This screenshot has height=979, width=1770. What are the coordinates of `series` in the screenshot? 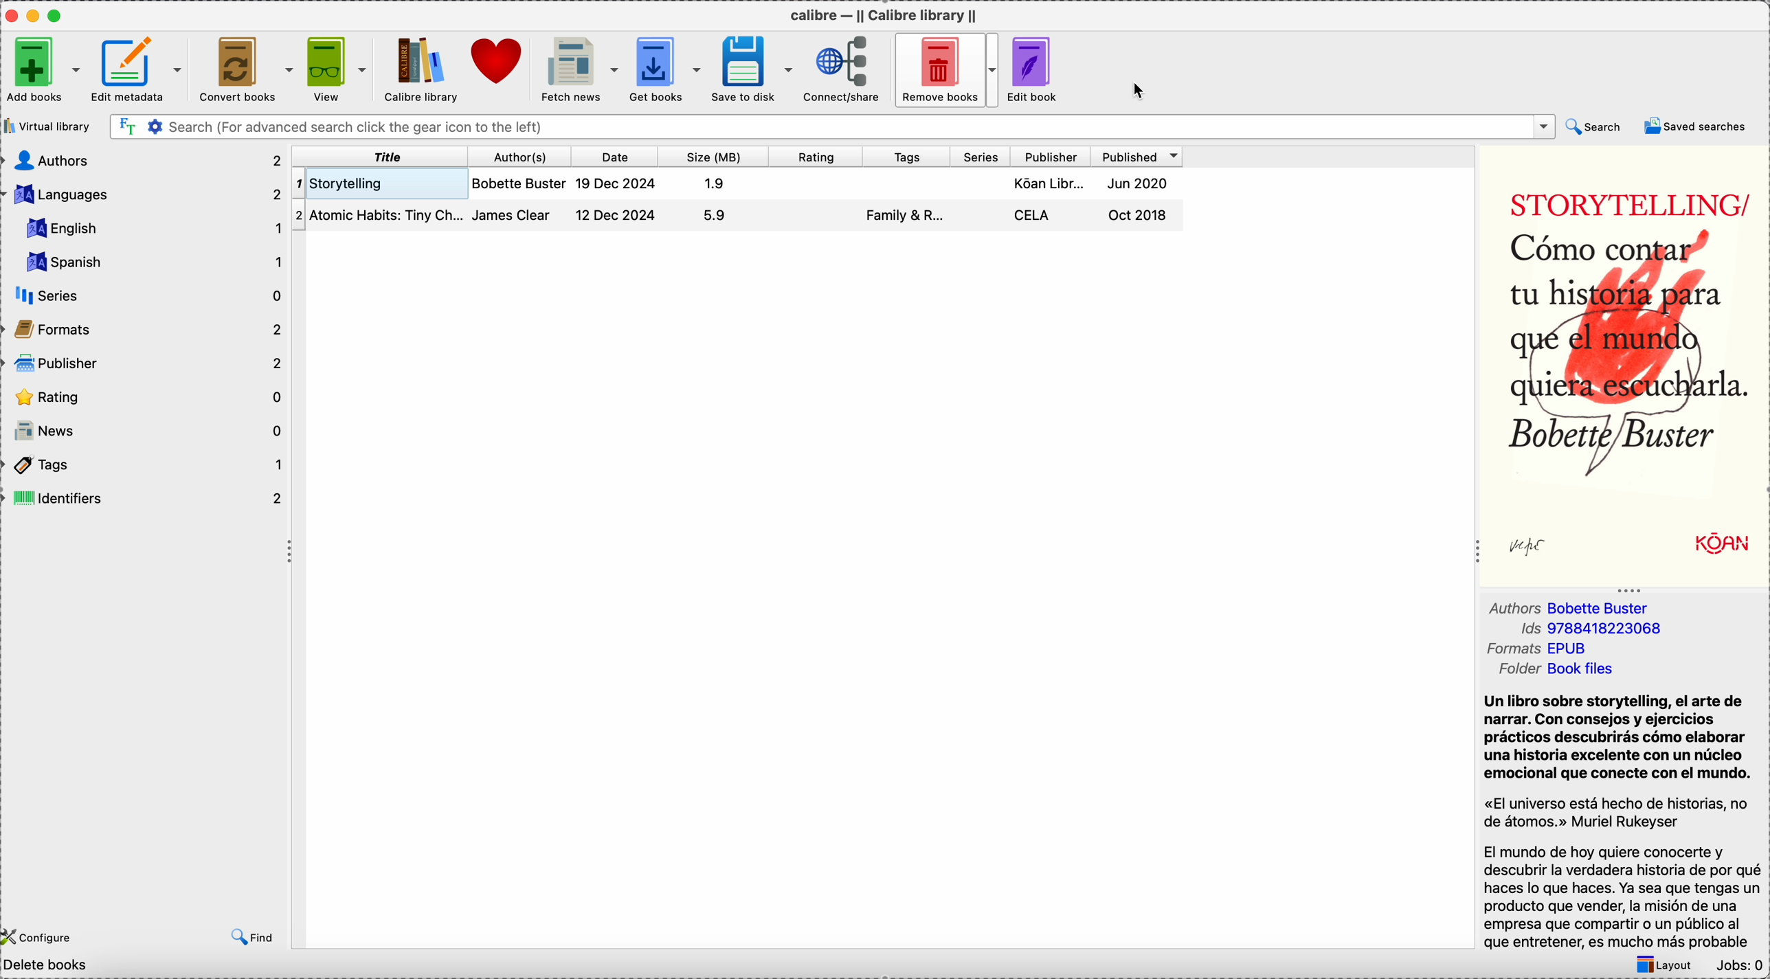 It's located at (146, 297).